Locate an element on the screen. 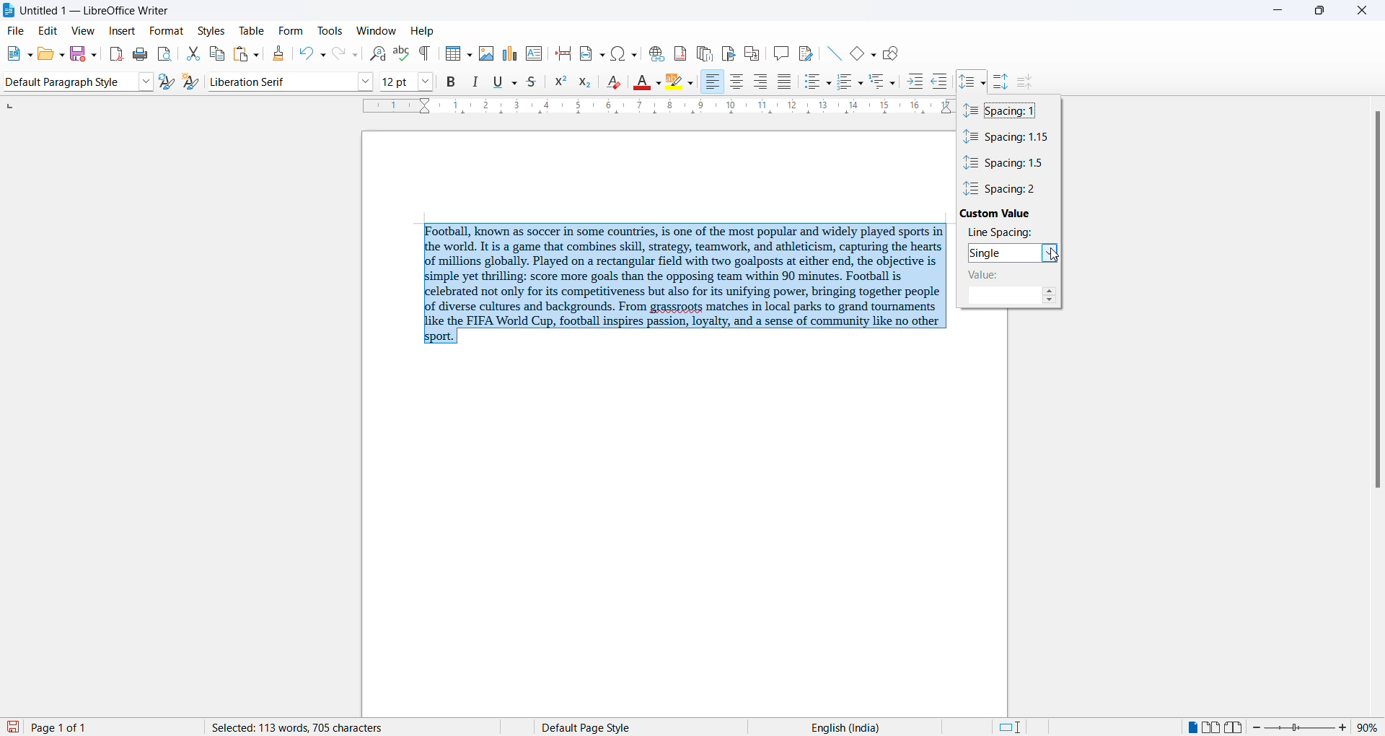 This screenshot has height=736, width=1385. bold is located at coordinates (452, 82).